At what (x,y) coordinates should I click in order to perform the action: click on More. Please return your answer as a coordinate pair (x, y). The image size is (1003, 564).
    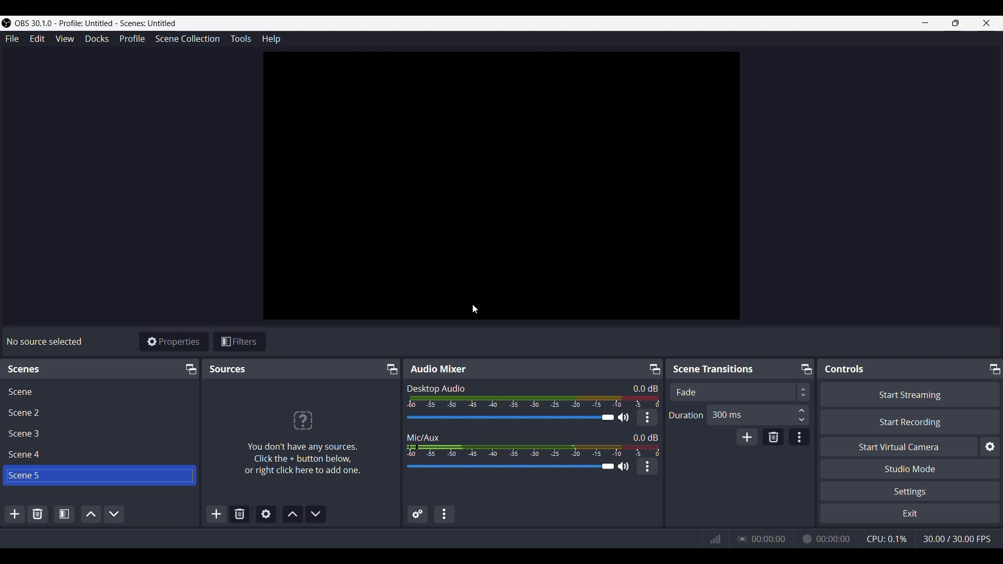
    Looking at the image, I should click on (647, 466).